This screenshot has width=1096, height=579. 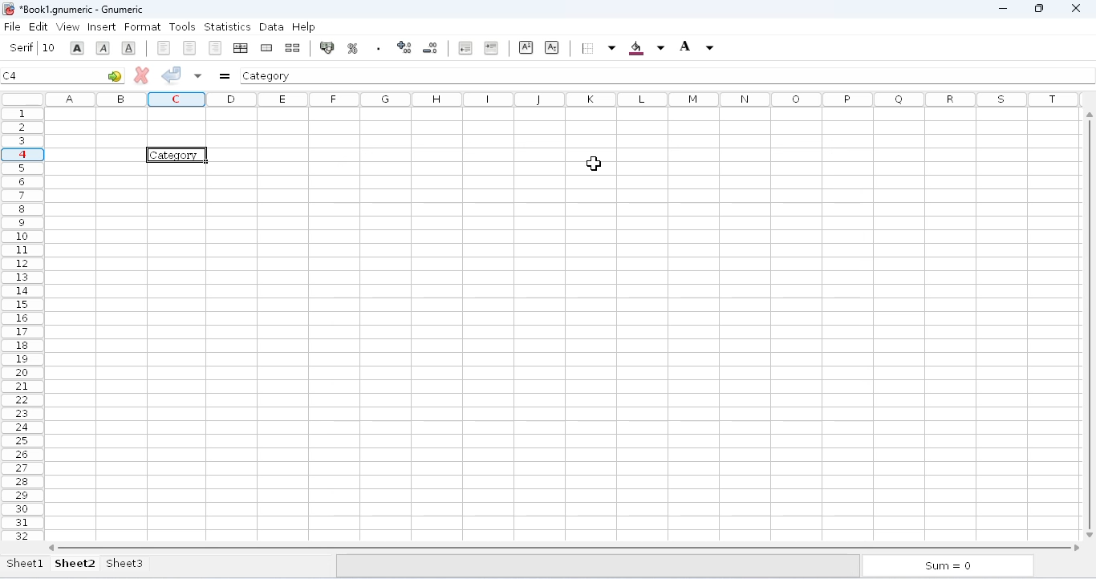 What do you see at coordinates (565, 546) in the screenshot?
I see `horizontal scroll bar` at bounding box center [565, 546].